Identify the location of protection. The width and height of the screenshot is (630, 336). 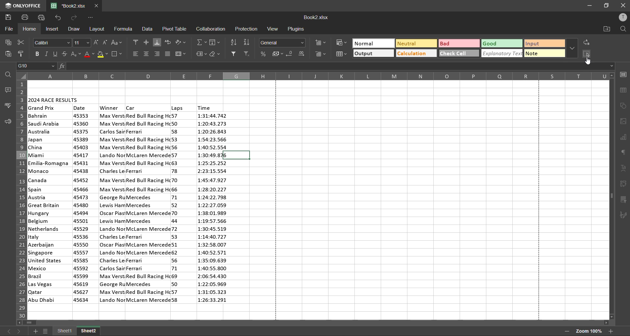
(247, 30).